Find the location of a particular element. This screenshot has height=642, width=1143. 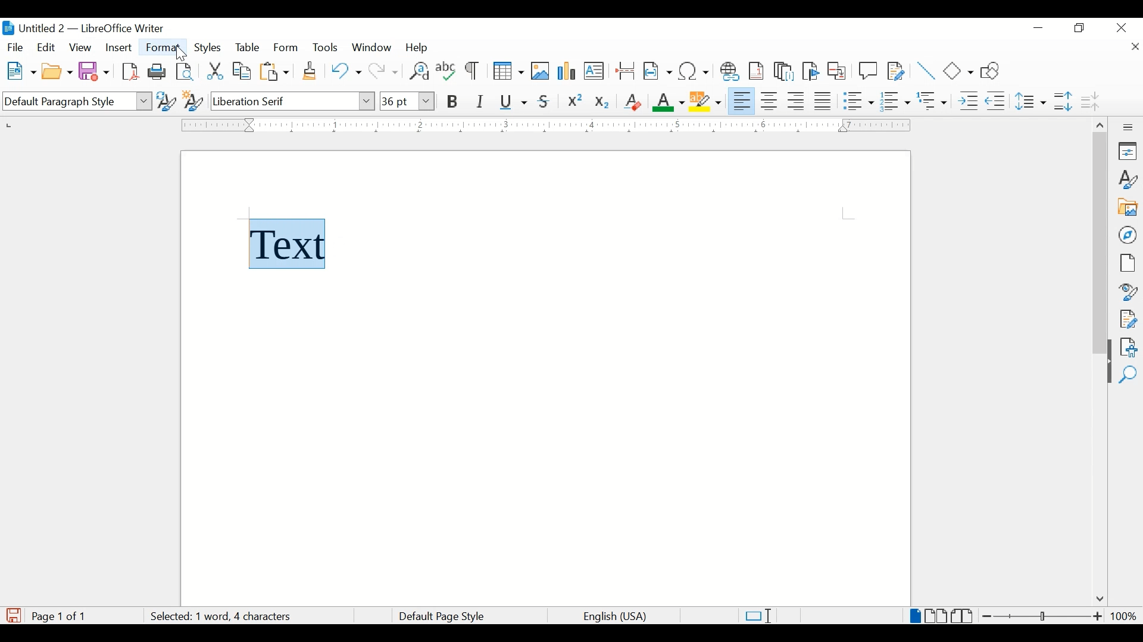

align right is located at coordinates (797, 101).